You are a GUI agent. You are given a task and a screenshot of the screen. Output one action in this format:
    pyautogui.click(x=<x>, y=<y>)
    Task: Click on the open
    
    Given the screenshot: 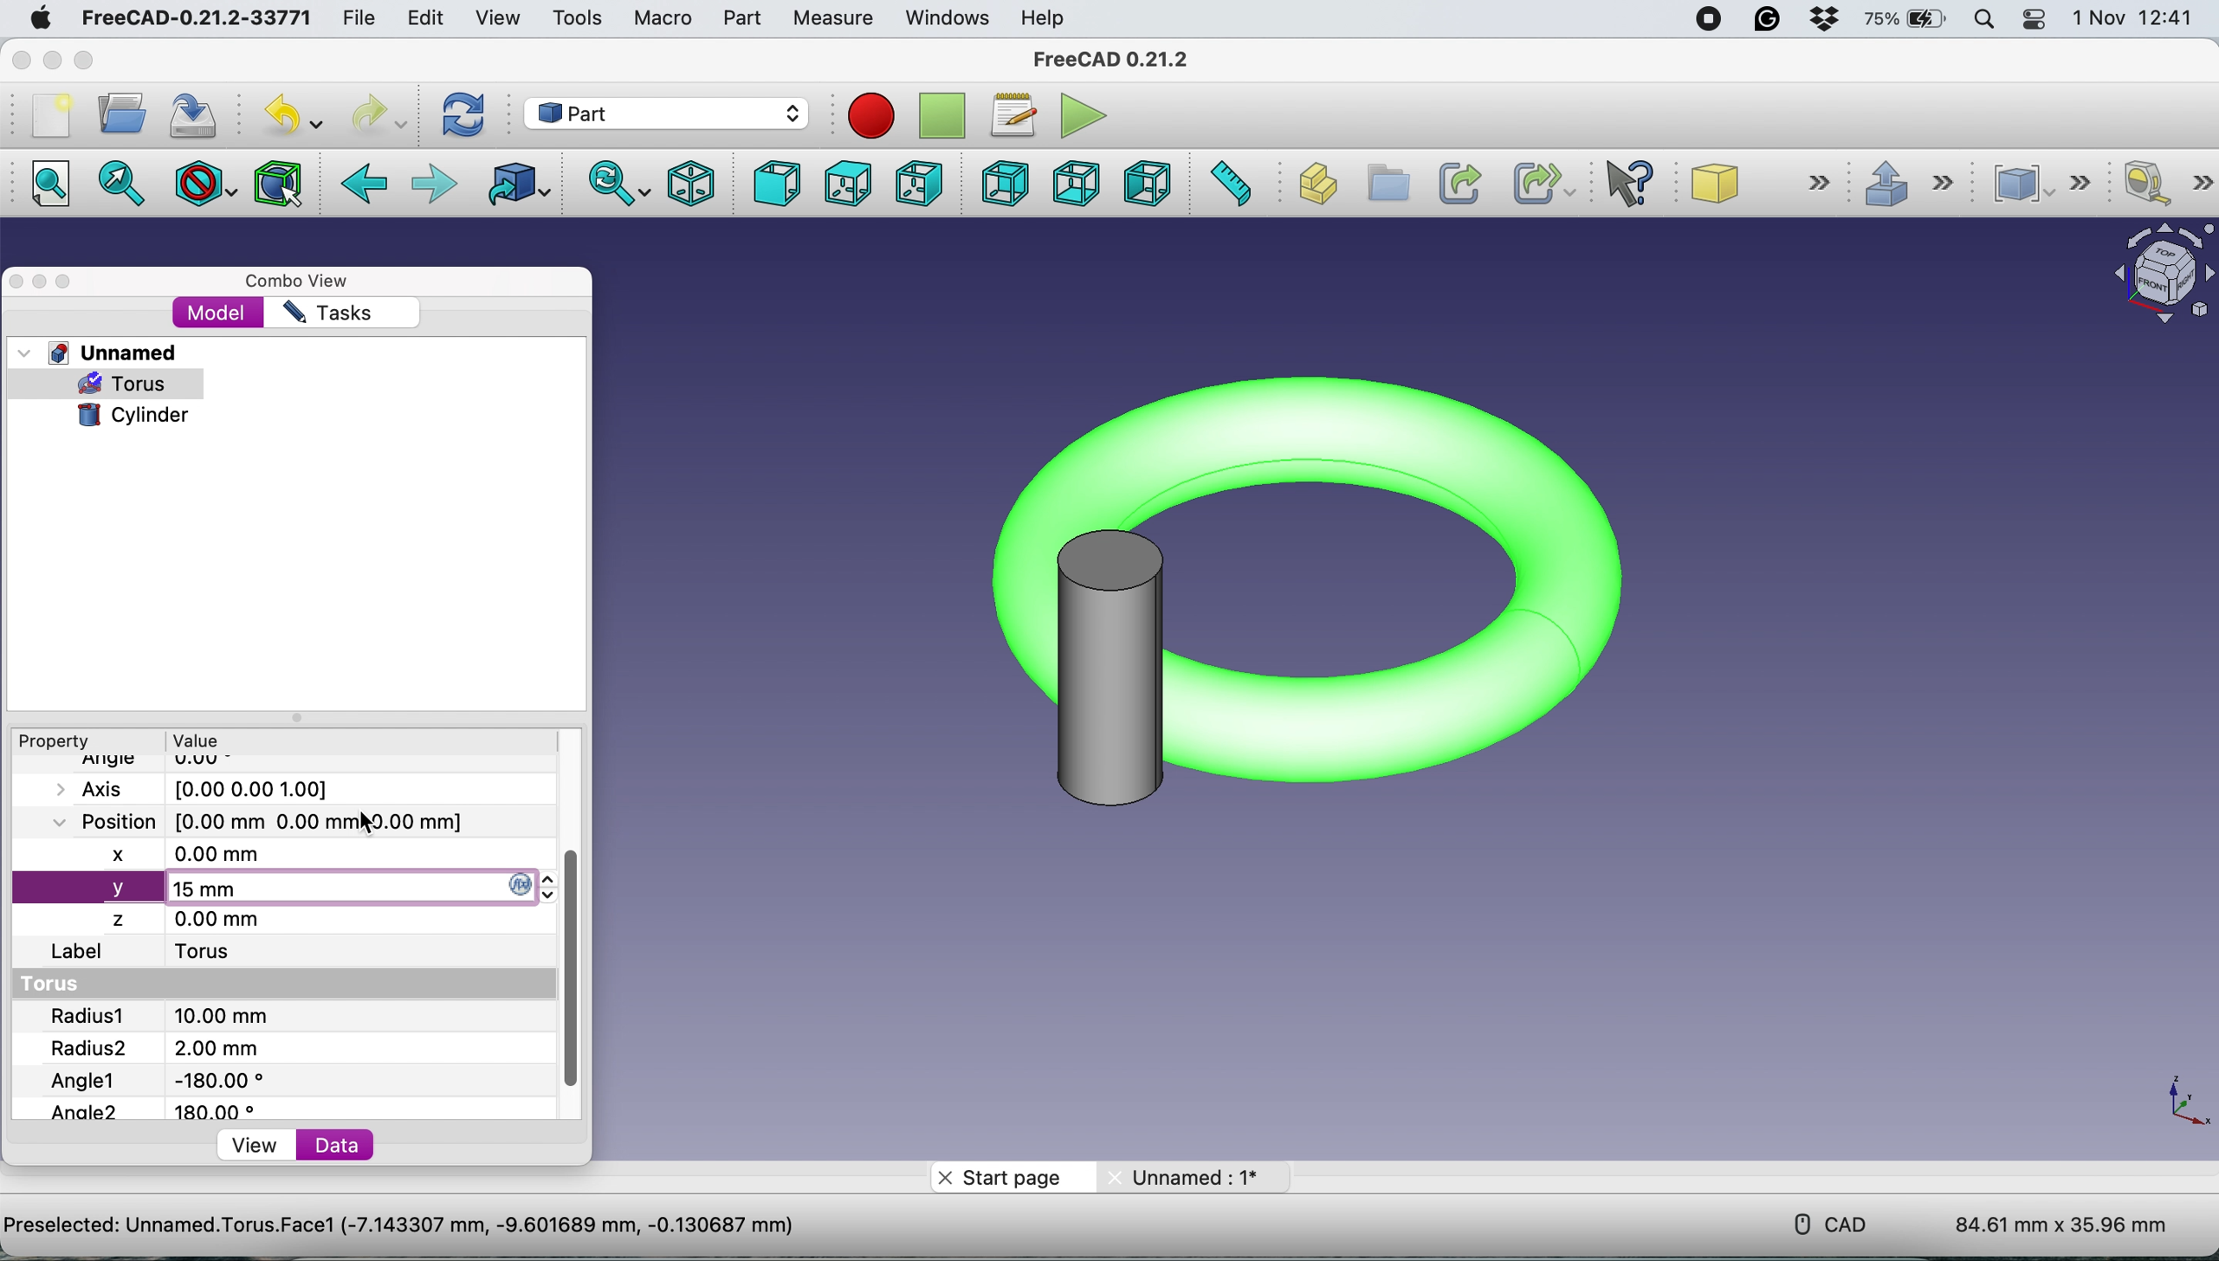 What is the action you would take?
    pyautogui.click(x=117, y=114)
    